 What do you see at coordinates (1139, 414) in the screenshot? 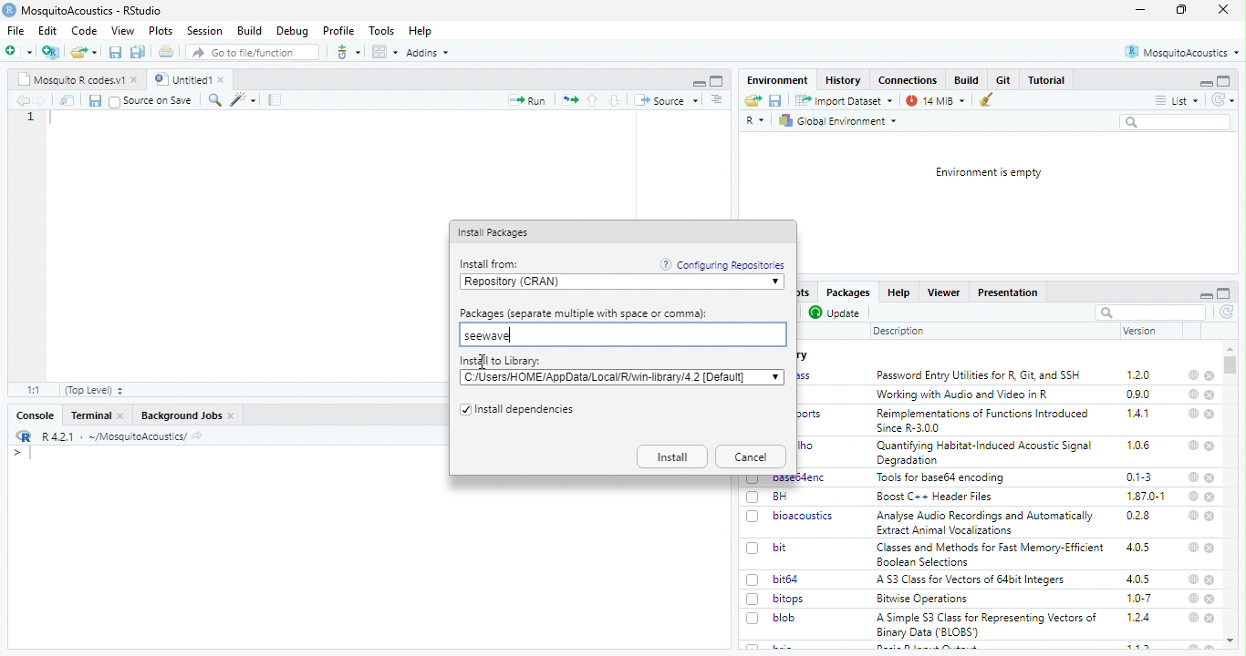
I see `141` at bounding box center [1139, 414].